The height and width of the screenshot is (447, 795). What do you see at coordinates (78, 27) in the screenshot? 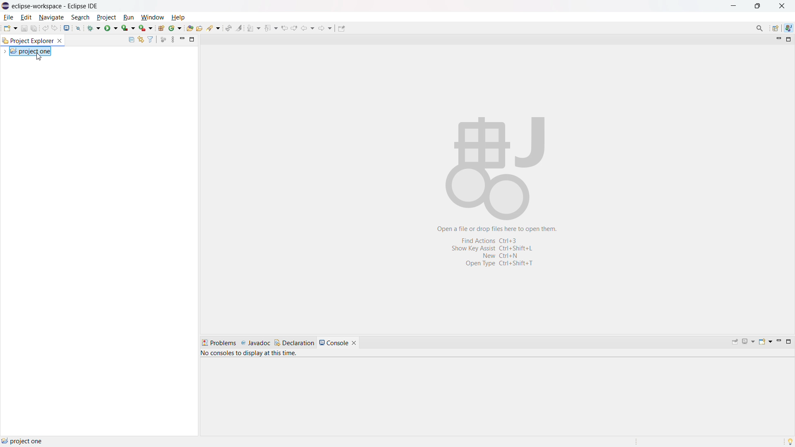
I see `skip all breakpoint` at bounding box center [78, 27].